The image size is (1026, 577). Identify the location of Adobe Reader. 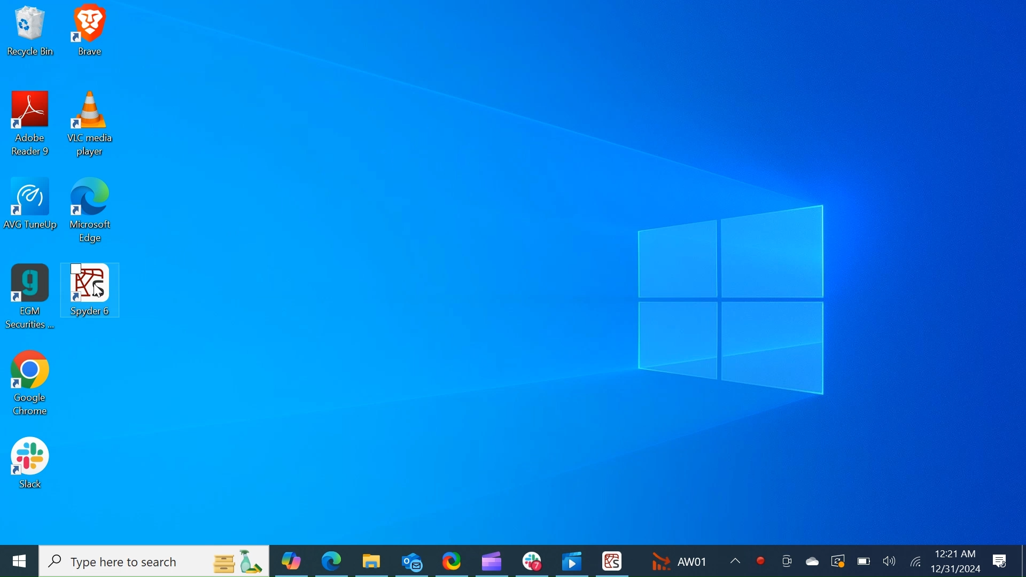
(32, 127).